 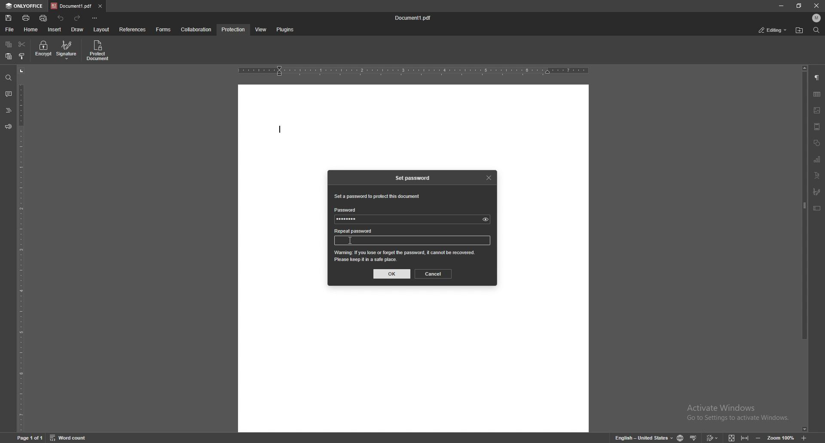 I want to click on references, so click(x=132, y=30).